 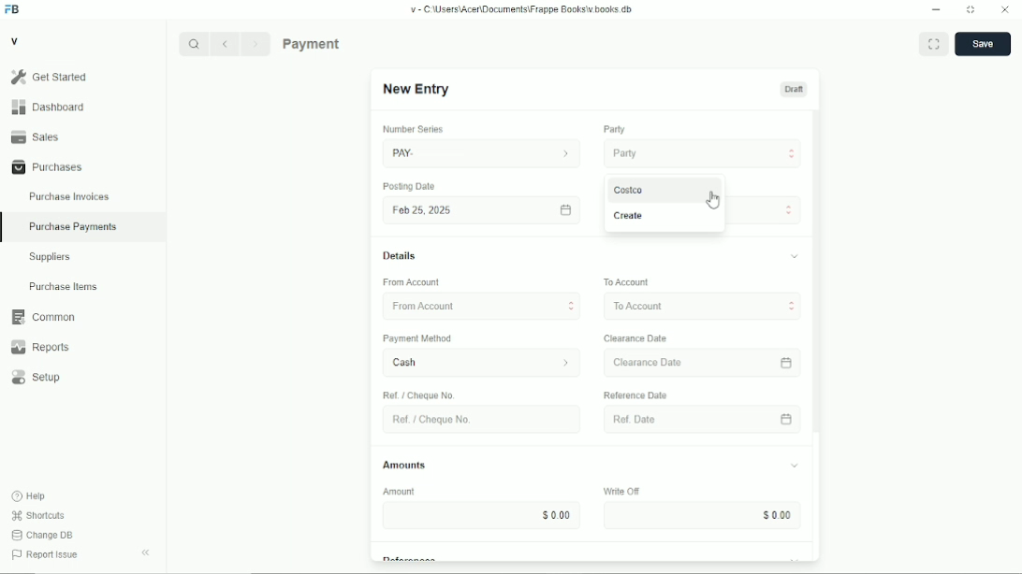 I want to click on Write OF, so click(x=617, y=490).